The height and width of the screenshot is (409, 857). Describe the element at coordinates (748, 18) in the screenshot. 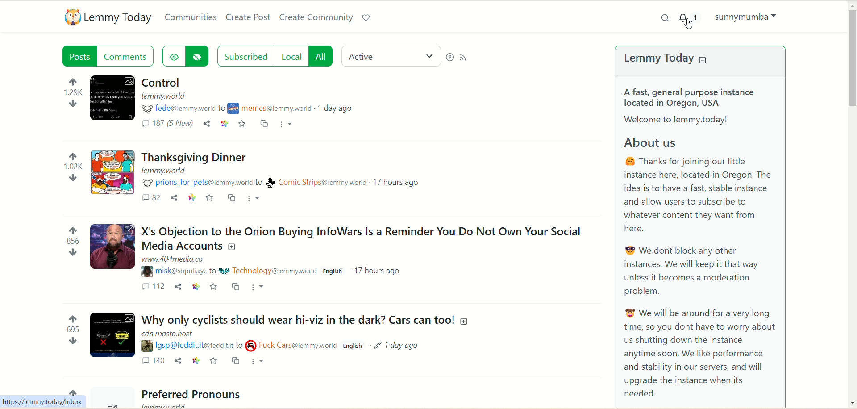

I see `sunnymumba(account)` at that location.